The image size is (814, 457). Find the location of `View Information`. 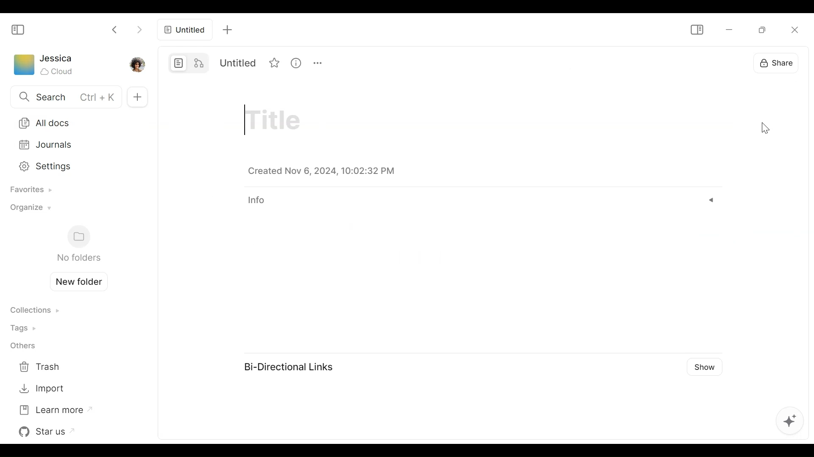

View Information is located at coordinates (295, 62).